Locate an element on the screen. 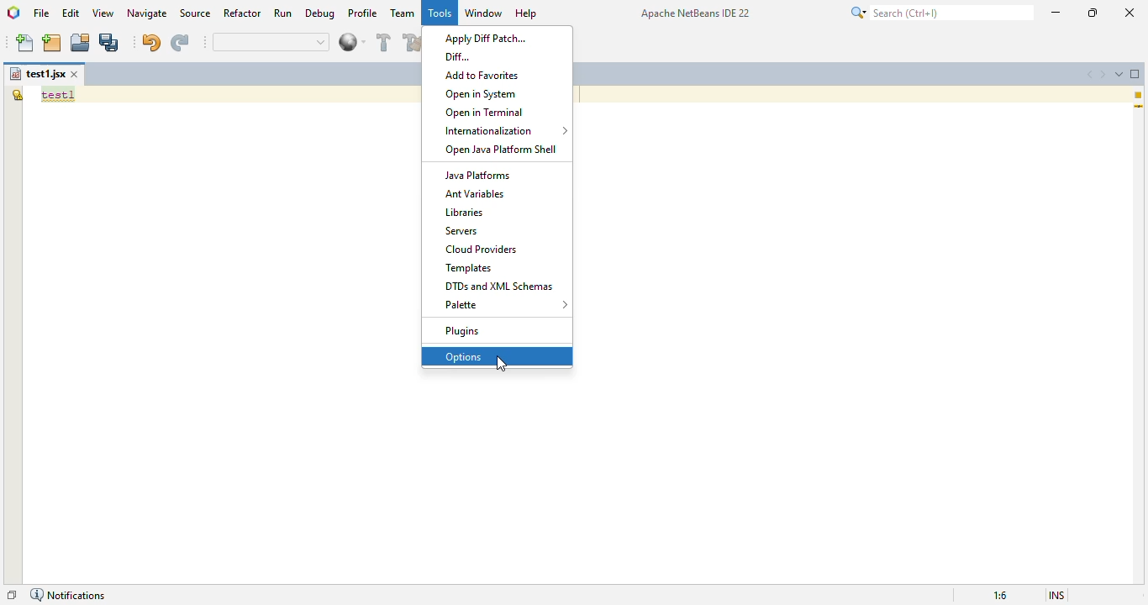 The width and height of the screenshot is (1148, 605). show opened documents list is located at coordinates (1119, 72).